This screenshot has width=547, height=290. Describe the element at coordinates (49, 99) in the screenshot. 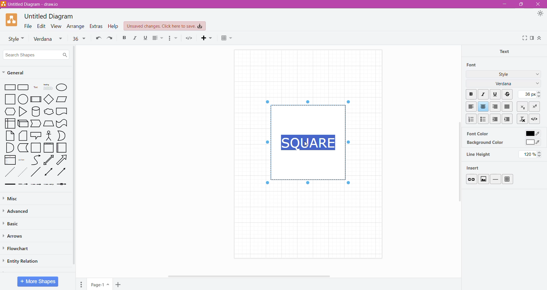

I see `Diamond` at that location.